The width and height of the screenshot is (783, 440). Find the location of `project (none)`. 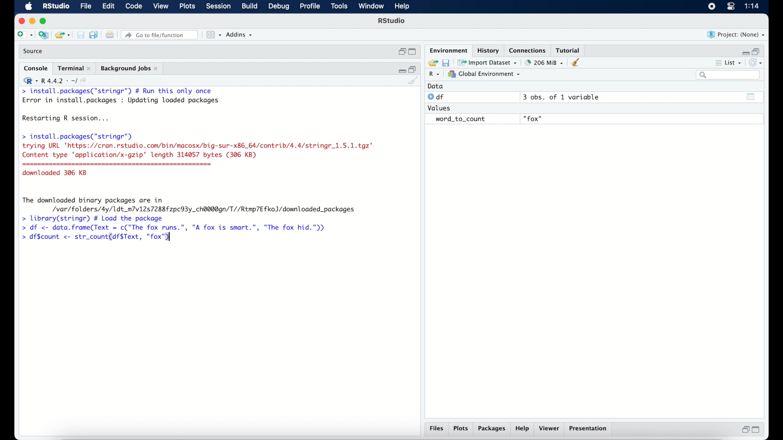

project (none) is located at coordinates (736, 35).